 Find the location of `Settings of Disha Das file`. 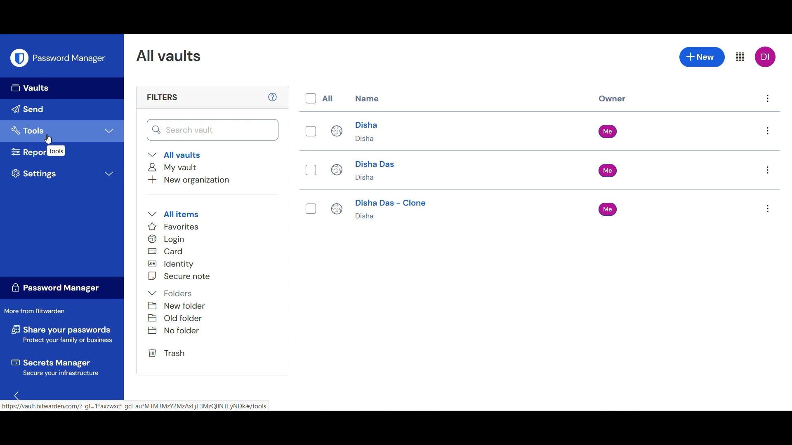

Settings of Disha Das file is located at coordinates (768, 170).